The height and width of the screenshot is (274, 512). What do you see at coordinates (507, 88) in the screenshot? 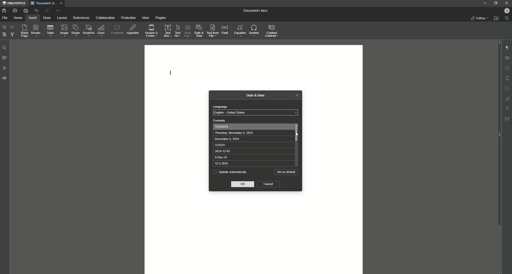
I see `shape settings` at bounding box center [507, 88].